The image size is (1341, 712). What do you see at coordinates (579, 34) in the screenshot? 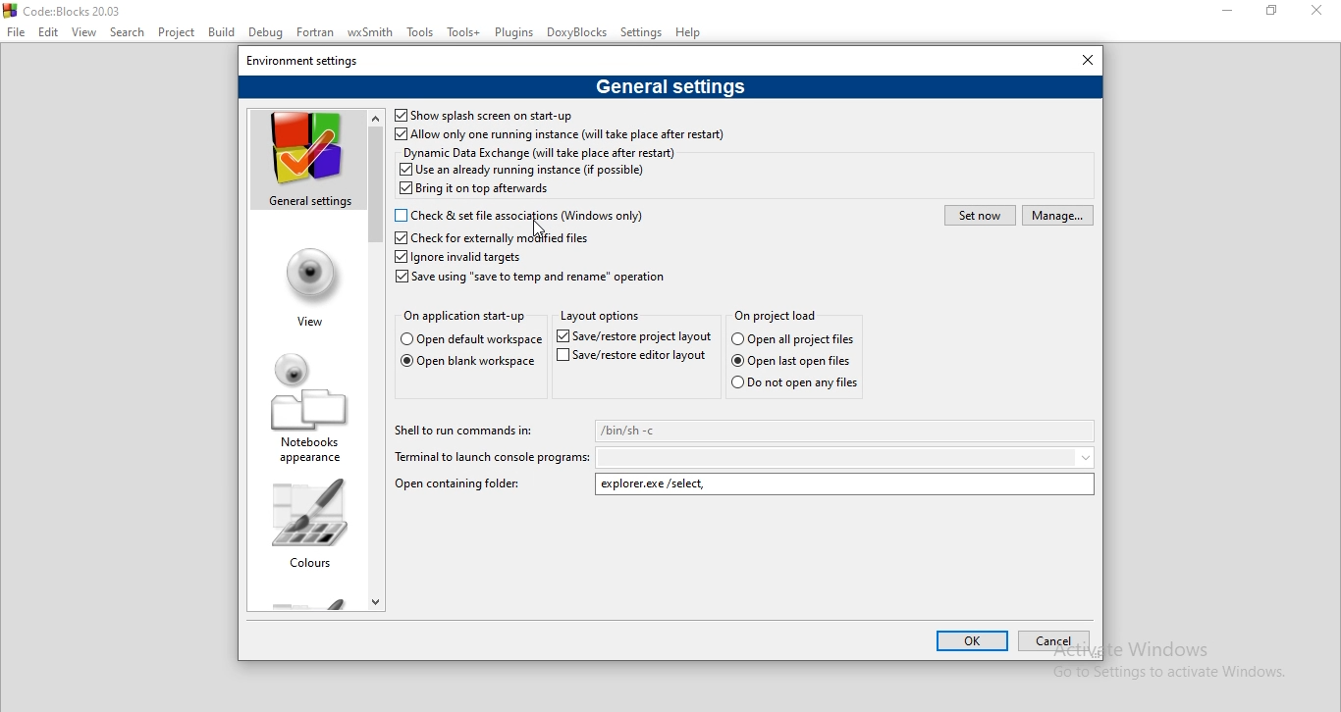
I see `DoxyBlocks` at bounding box center [579, 34].